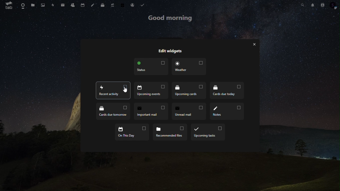  I want to click on cursor, so click(125, 90).